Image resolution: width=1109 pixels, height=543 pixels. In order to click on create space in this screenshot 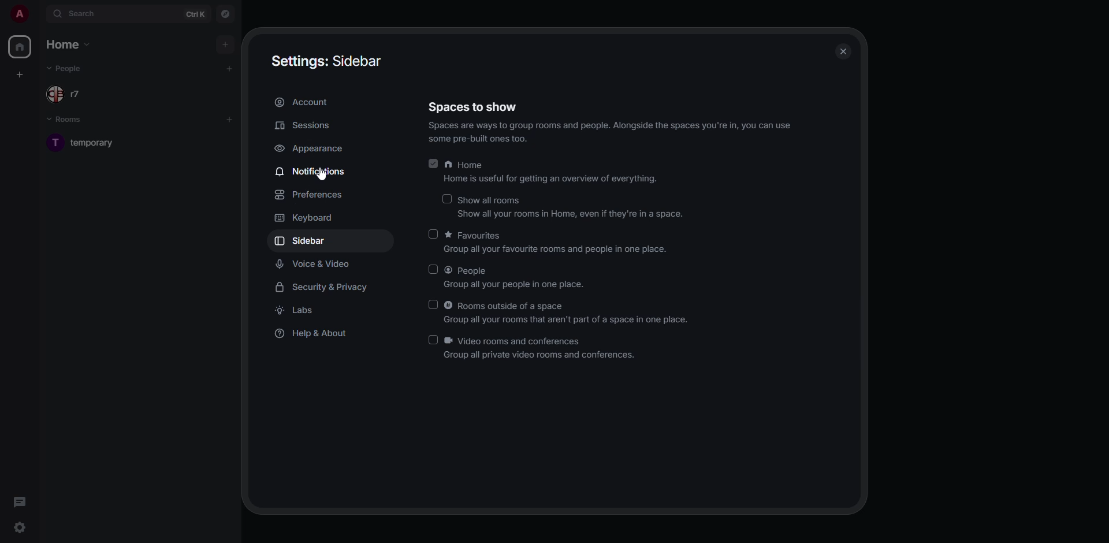, I will do `click(18, 74)`.